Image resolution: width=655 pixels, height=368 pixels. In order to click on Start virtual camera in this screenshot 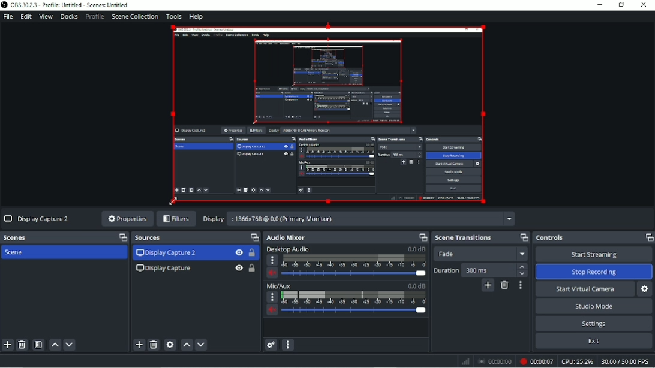, I will do `click(585, 289)`.